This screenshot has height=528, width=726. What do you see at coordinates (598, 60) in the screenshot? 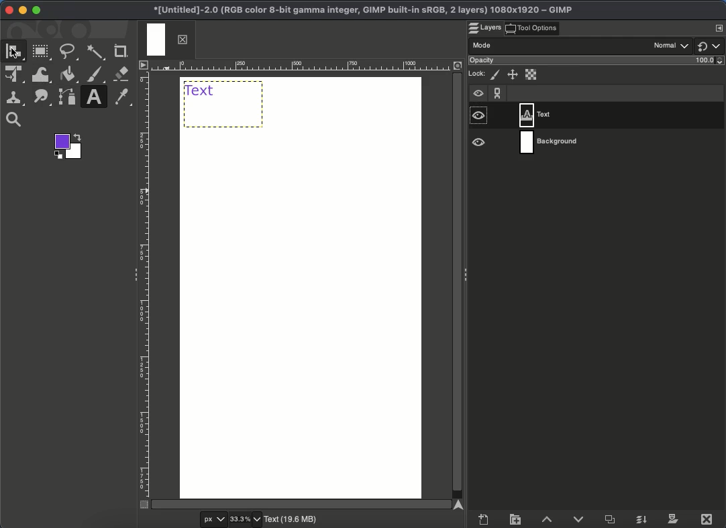
I see `Opacity` at bounding box center [598, 60].